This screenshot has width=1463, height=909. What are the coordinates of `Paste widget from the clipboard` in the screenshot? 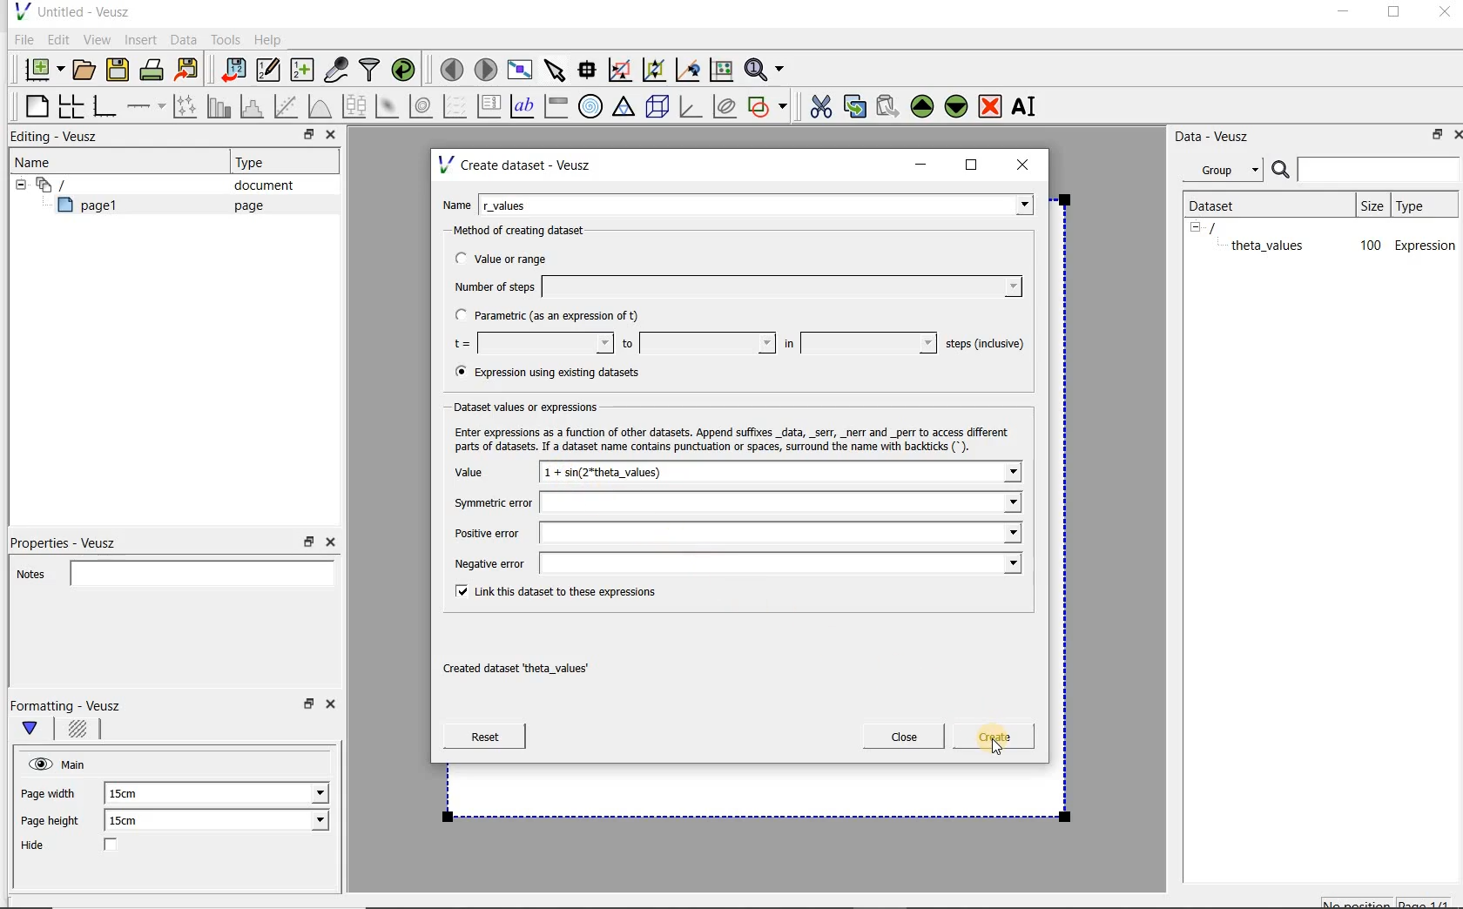 It's located at (890, 106).